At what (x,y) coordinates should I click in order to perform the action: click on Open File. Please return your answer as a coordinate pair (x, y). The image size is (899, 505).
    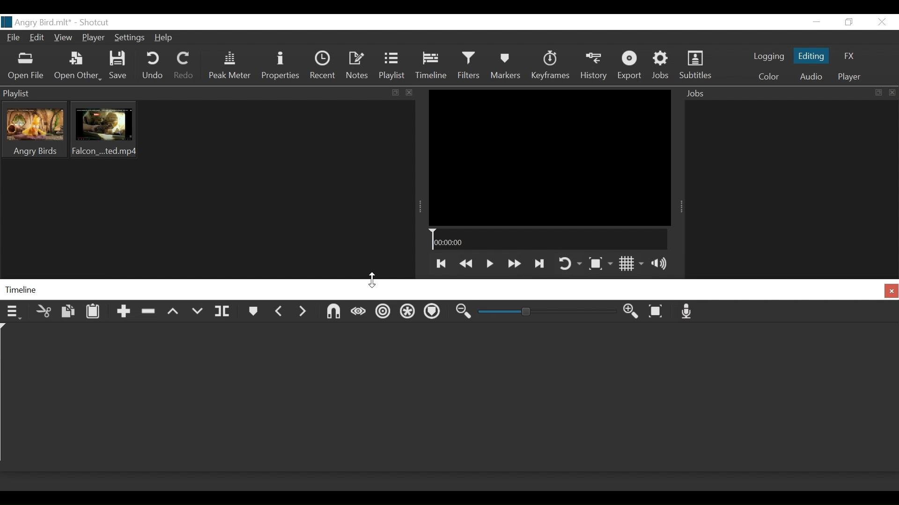
    Looking at the image, I should click on (26, 67).